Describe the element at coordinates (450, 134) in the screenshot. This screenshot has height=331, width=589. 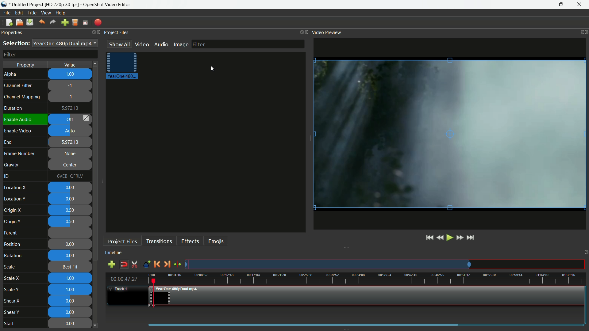
I see `video preview` at that location.